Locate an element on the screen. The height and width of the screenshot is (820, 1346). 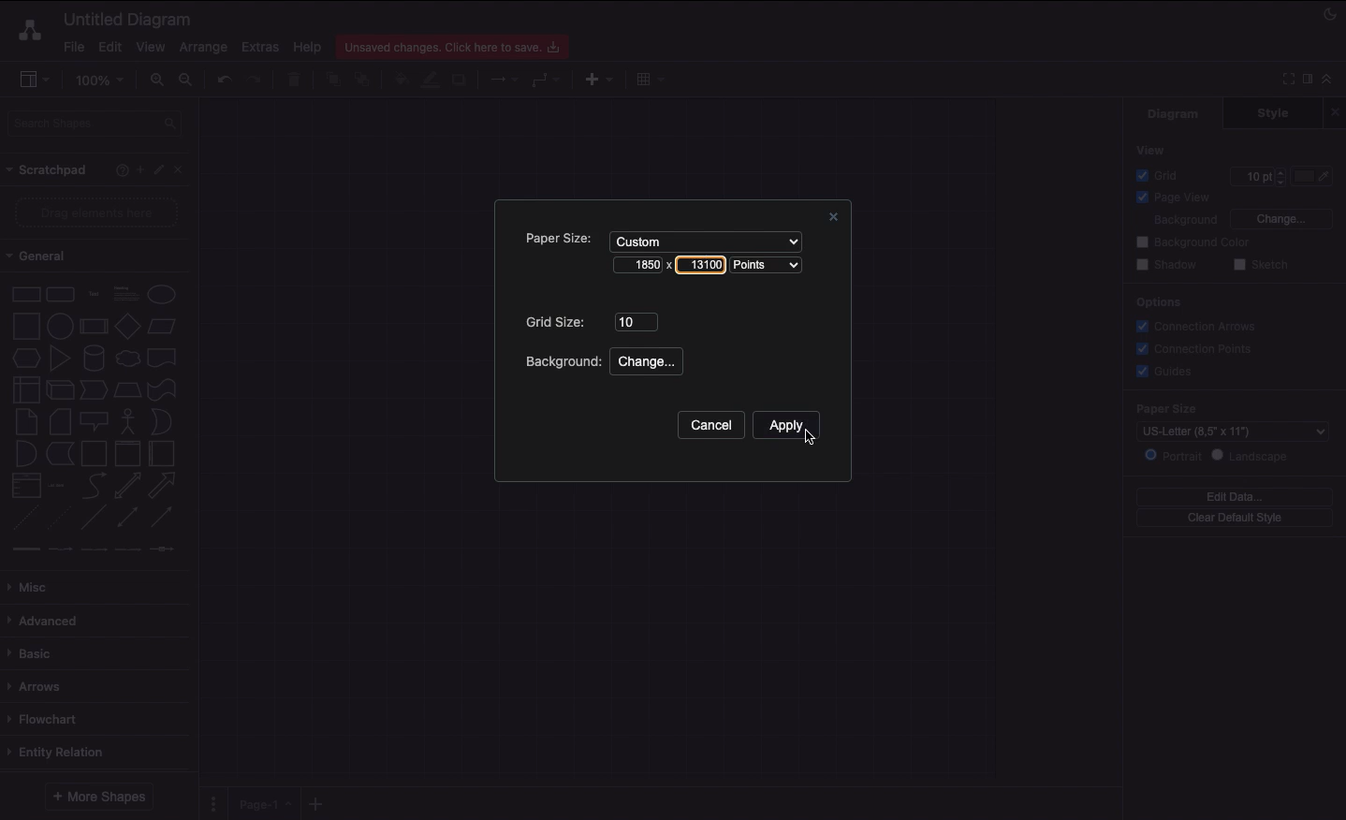
13100 is located at coordinates (699, 264).